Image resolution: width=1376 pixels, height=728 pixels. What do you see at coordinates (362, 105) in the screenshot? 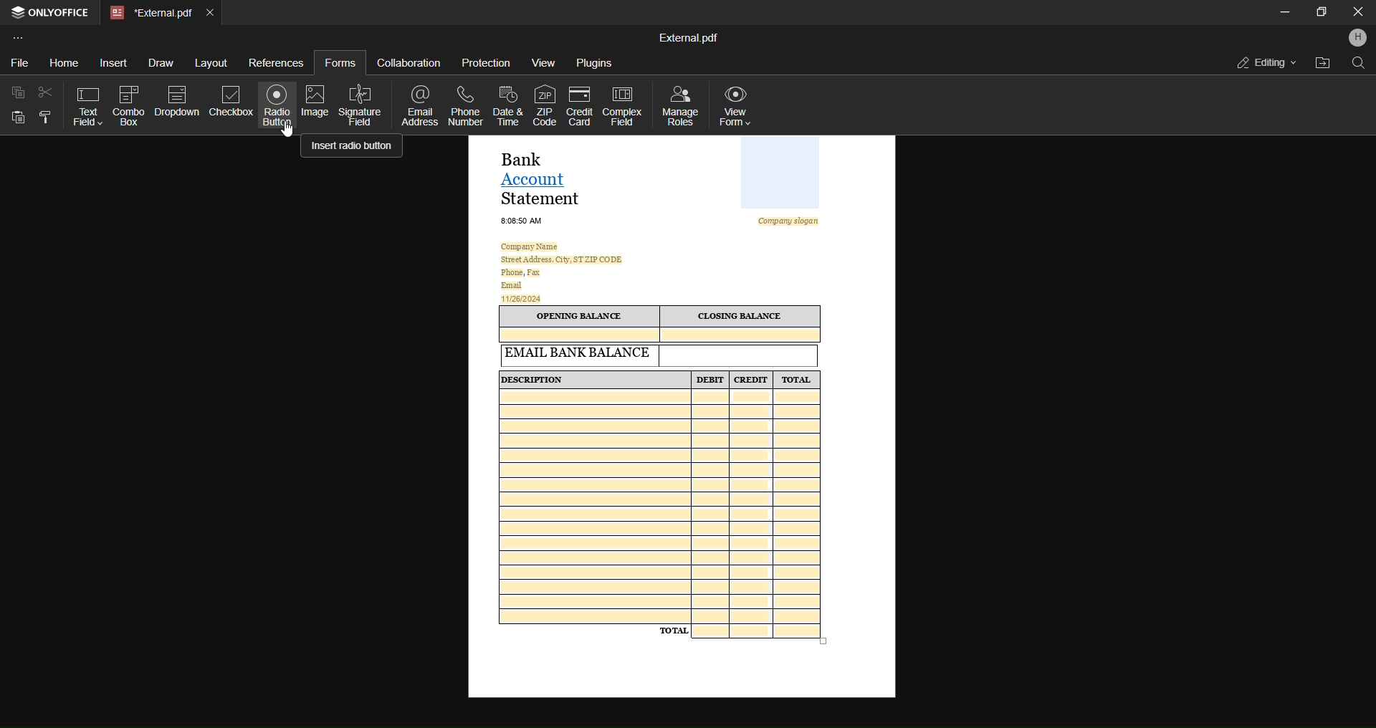
I see `signature field` at bounding box center [362, 105].